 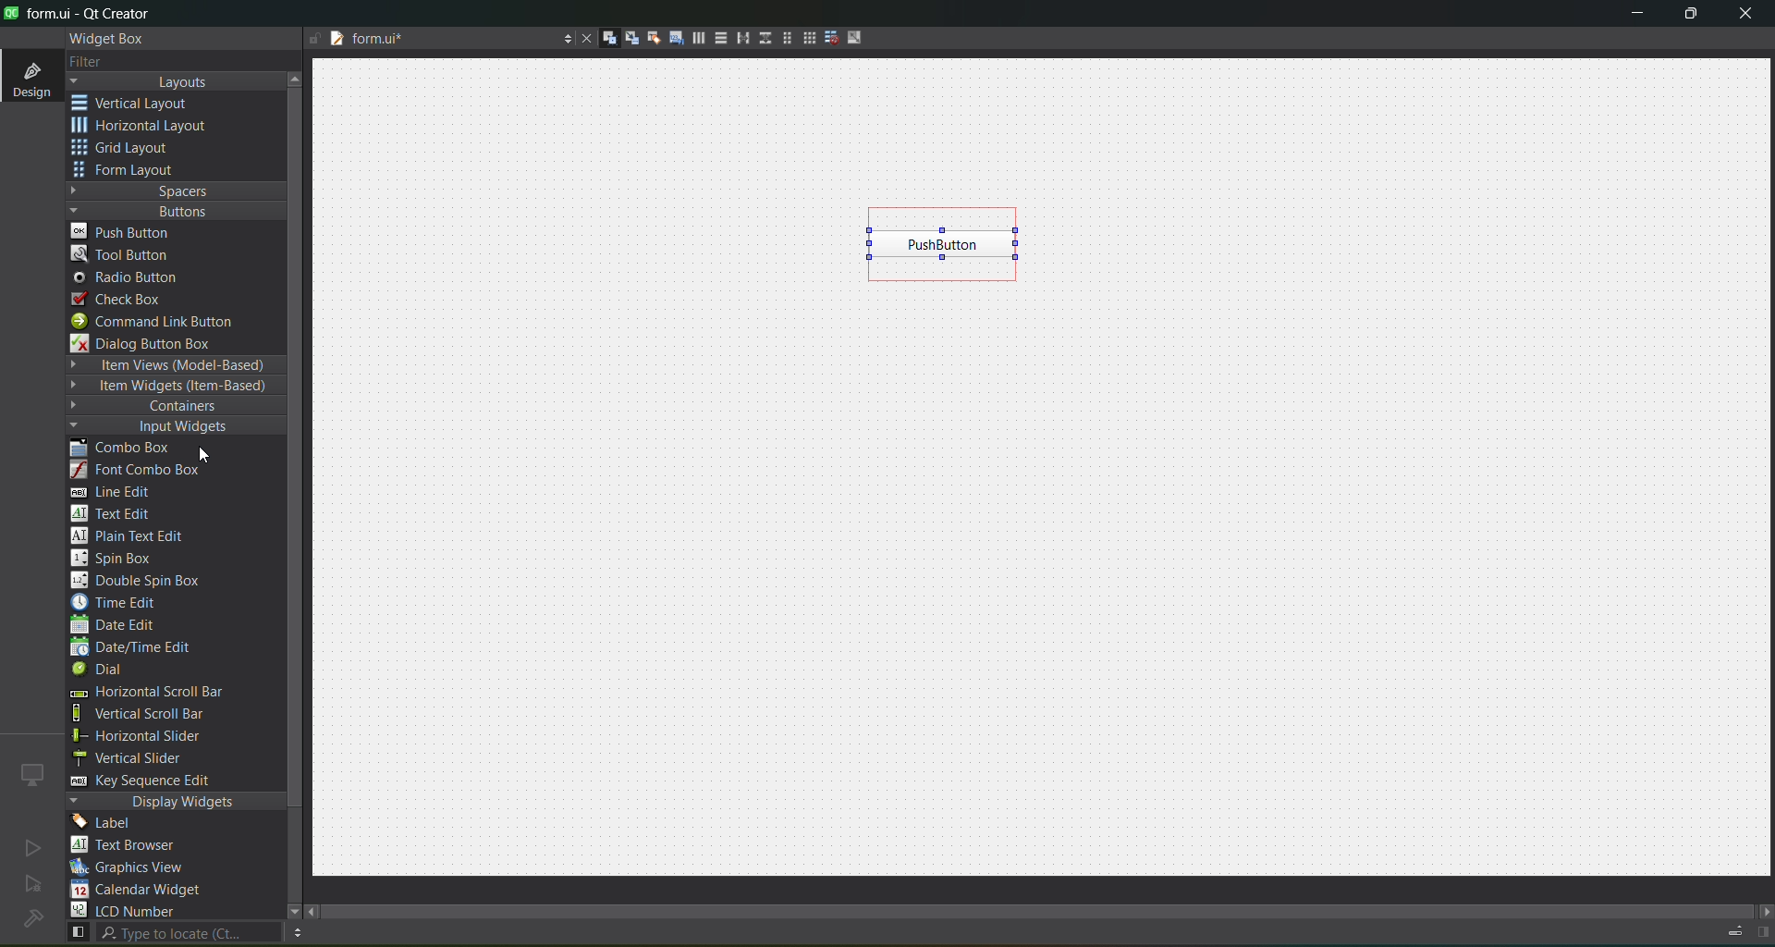 I want to click on item widgets, so click(x=172, y=387).